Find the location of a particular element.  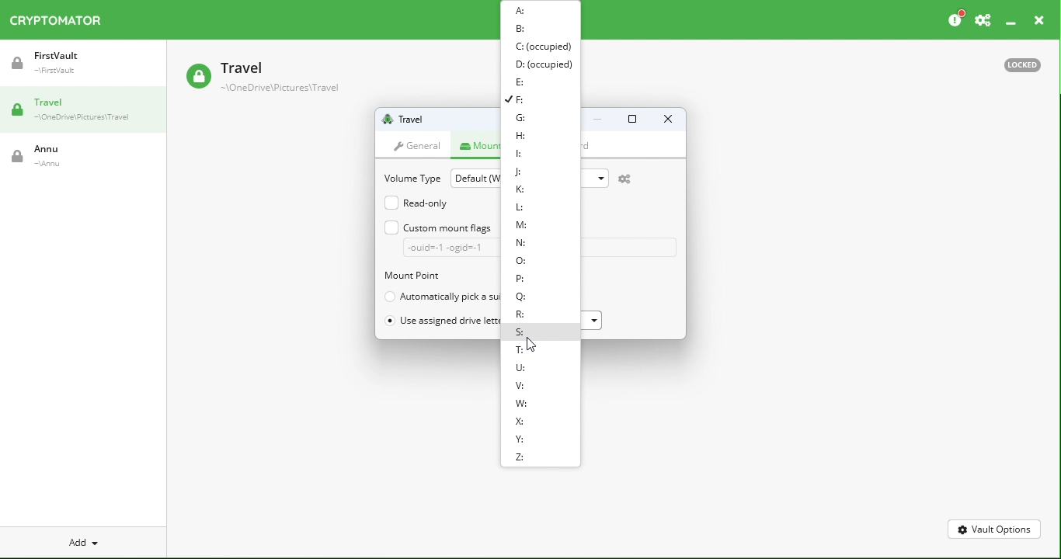

Close is located at coordinates (666, 120).